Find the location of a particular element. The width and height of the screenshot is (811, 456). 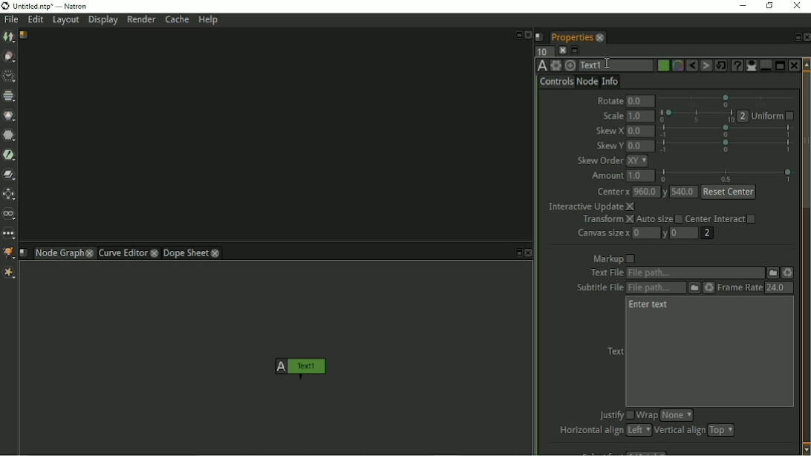

top is located at coordinates (721, 430).